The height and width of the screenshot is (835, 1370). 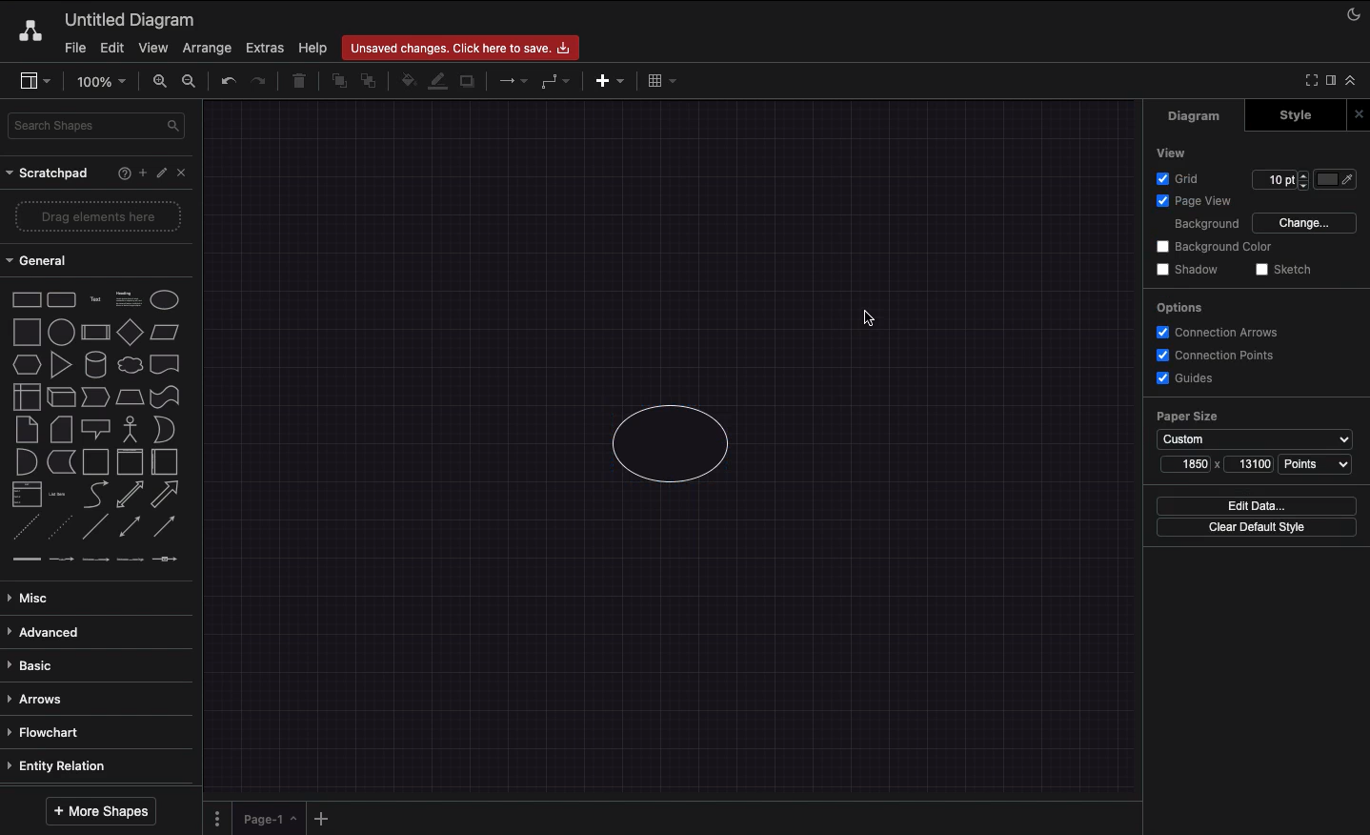 I want to click on Hexagon, so click(x=26, y=365).